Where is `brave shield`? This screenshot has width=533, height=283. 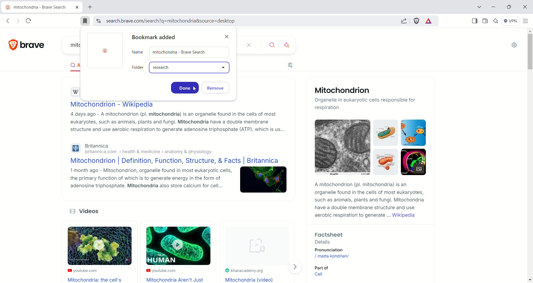
brave shield is located at coordinates (417, 21).